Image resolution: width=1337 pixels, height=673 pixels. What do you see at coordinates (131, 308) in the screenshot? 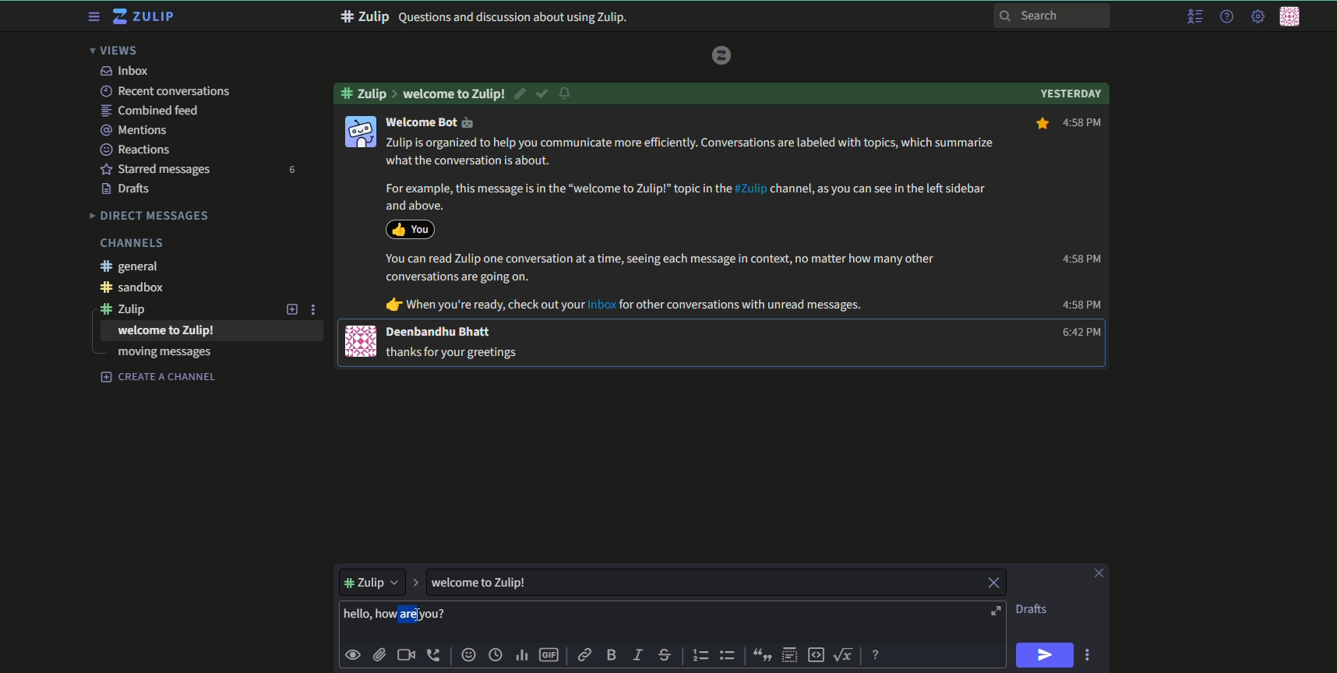
I see `#zulip` at bounding box center [131, 308].